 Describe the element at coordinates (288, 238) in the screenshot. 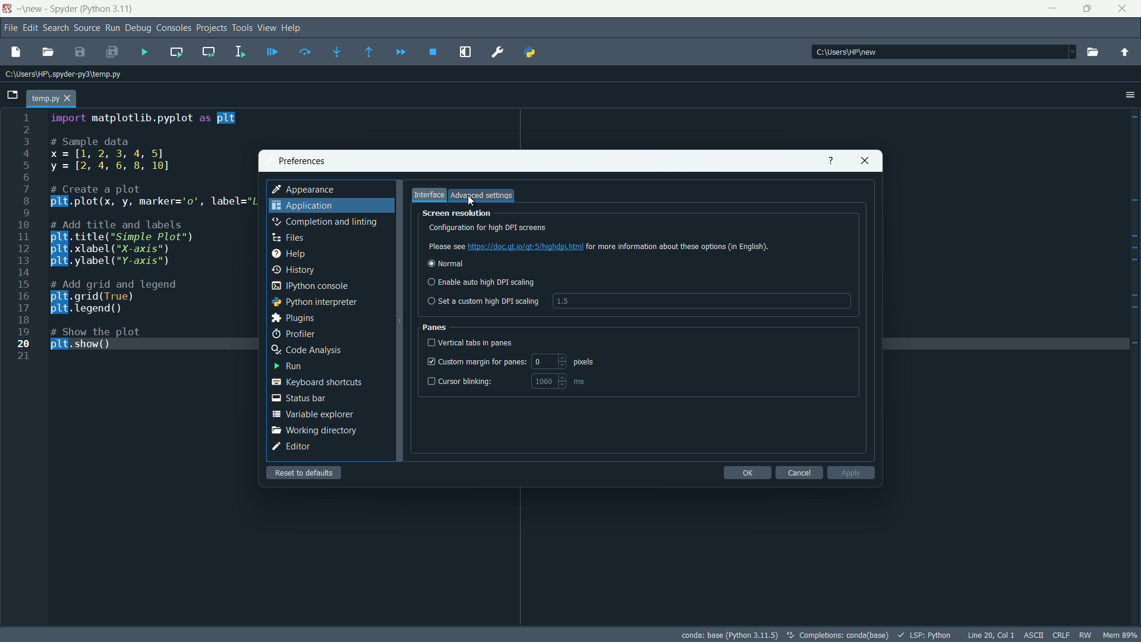

I see `files` at that location.